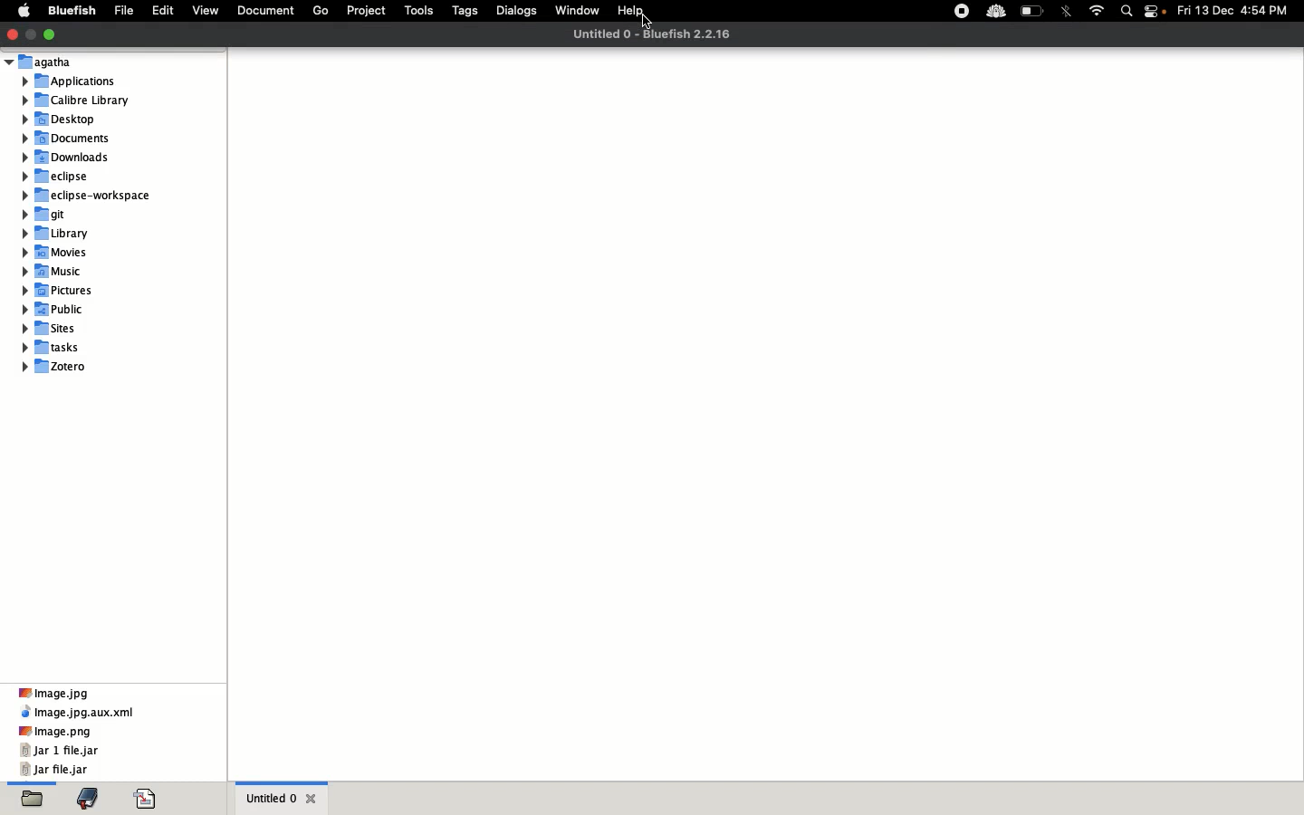 The width and height of the screenshot is (1304, 815). I want to click on Window, so click(574, 10).